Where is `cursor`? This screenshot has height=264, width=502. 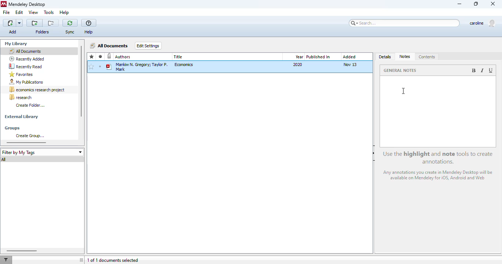 cursor is located at coordinates (403, 91).